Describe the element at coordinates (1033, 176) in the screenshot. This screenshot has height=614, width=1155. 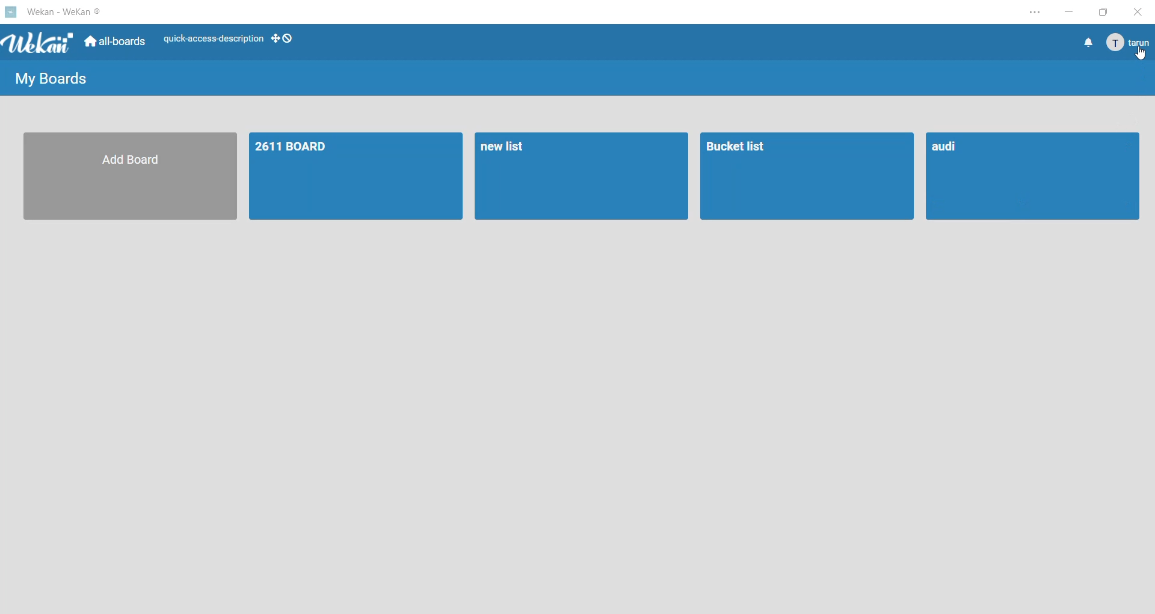
I see `board 4-audi` at that location.